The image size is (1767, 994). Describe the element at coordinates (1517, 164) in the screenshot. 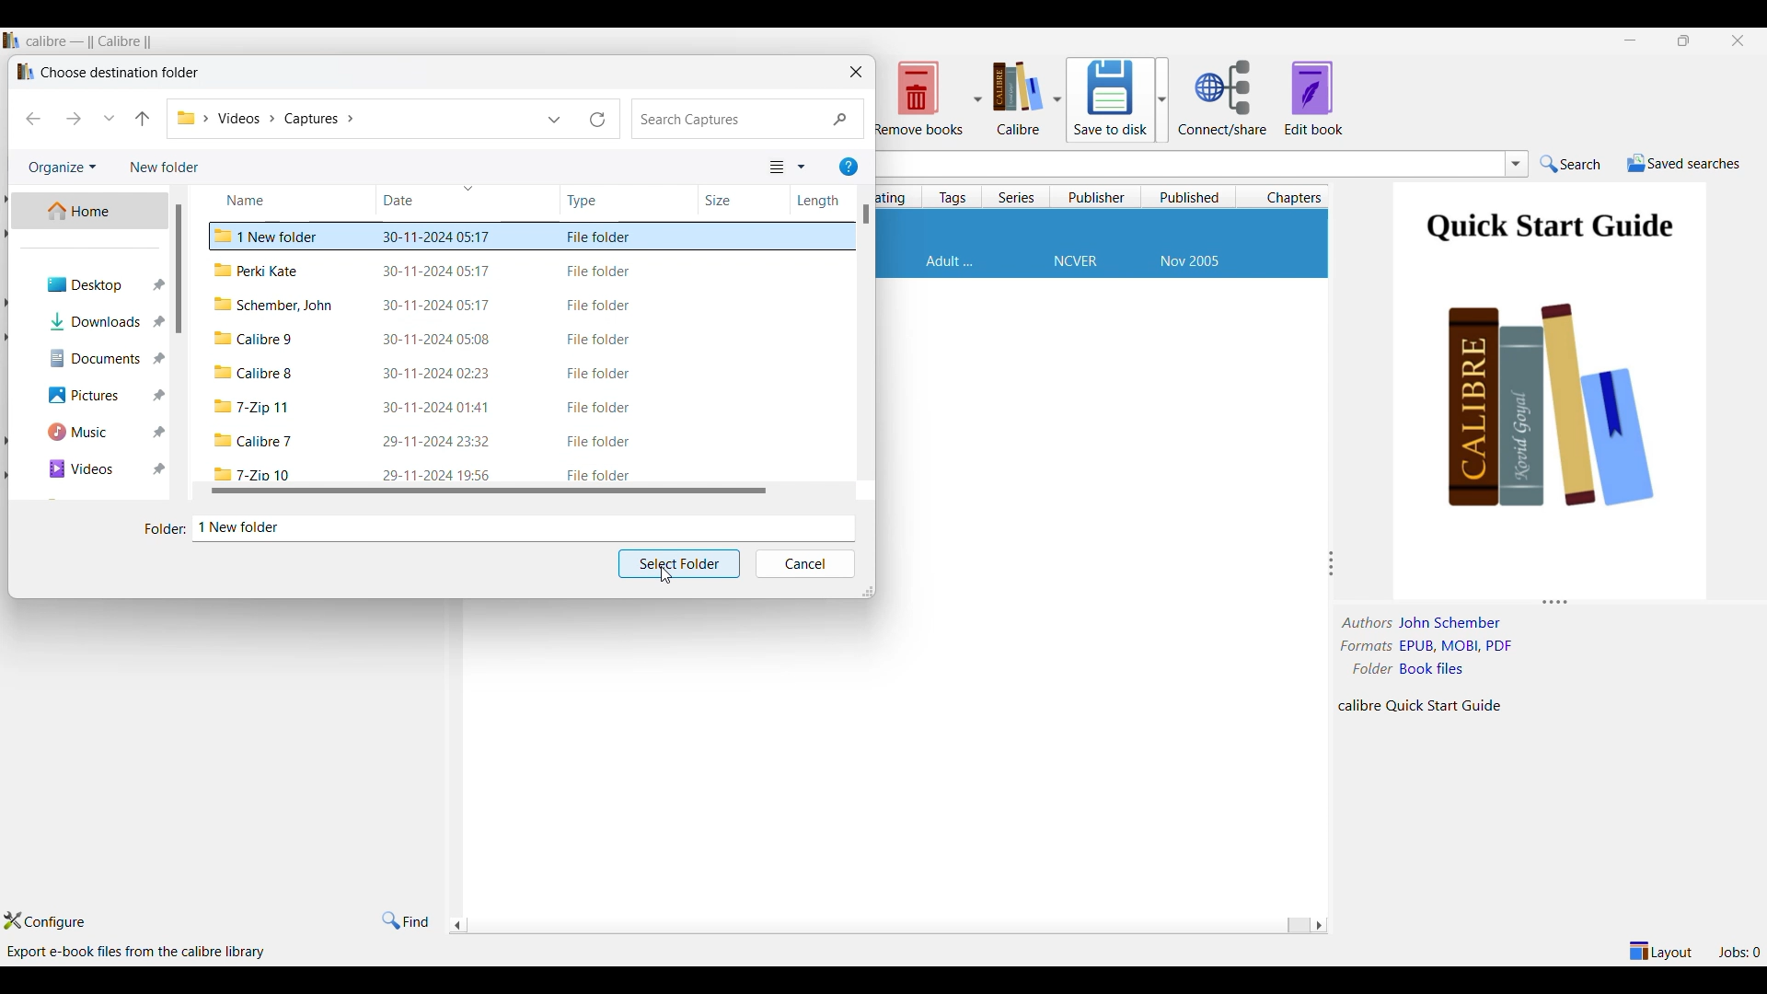

I see `List options` at that location.